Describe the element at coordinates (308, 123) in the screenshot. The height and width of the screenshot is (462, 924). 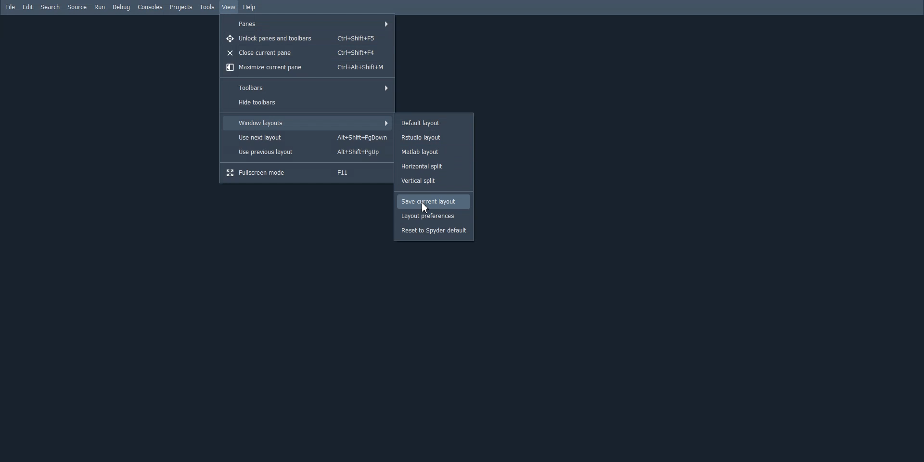
I see `Window layout` at that location.